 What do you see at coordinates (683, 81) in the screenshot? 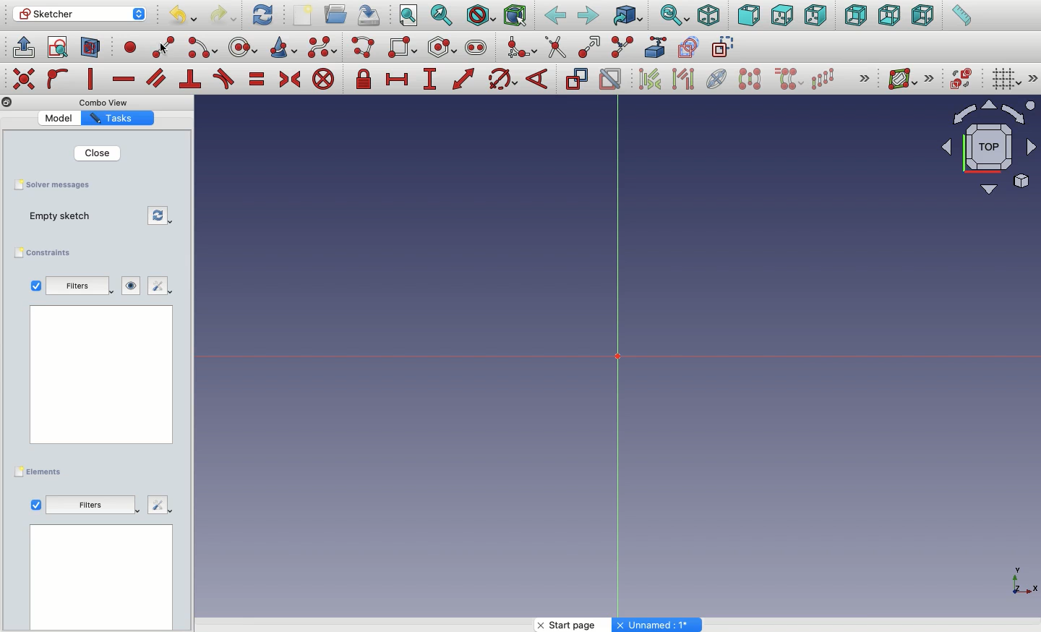
I see `Associated geometry` at bounding box center [683, 81].